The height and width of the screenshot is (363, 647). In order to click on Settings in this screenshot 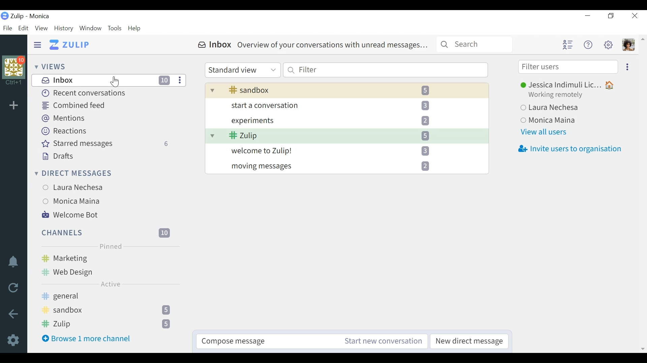, I will do `click(13, 339)`.